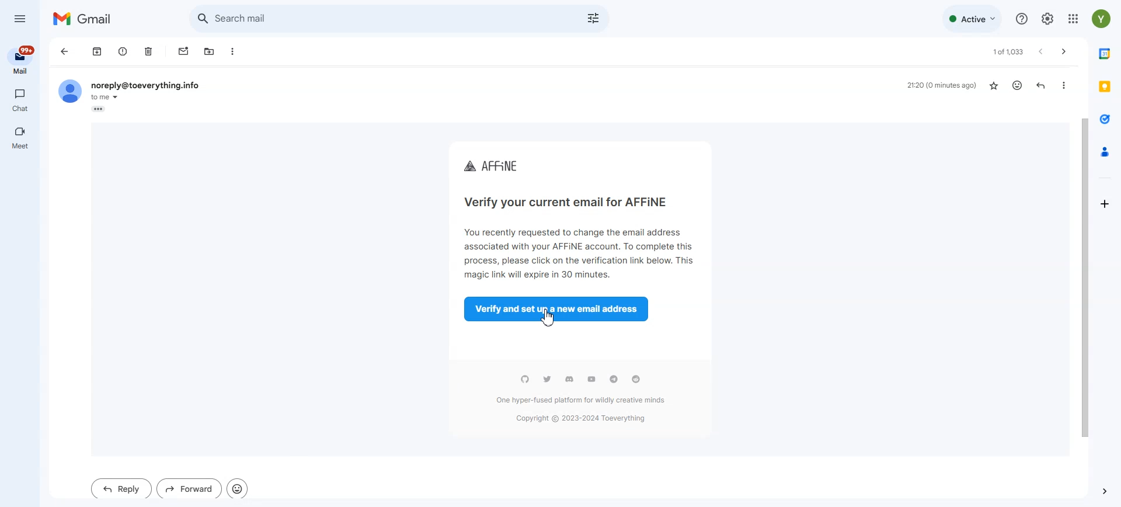  I want to click on Older, so click(1063, 51).